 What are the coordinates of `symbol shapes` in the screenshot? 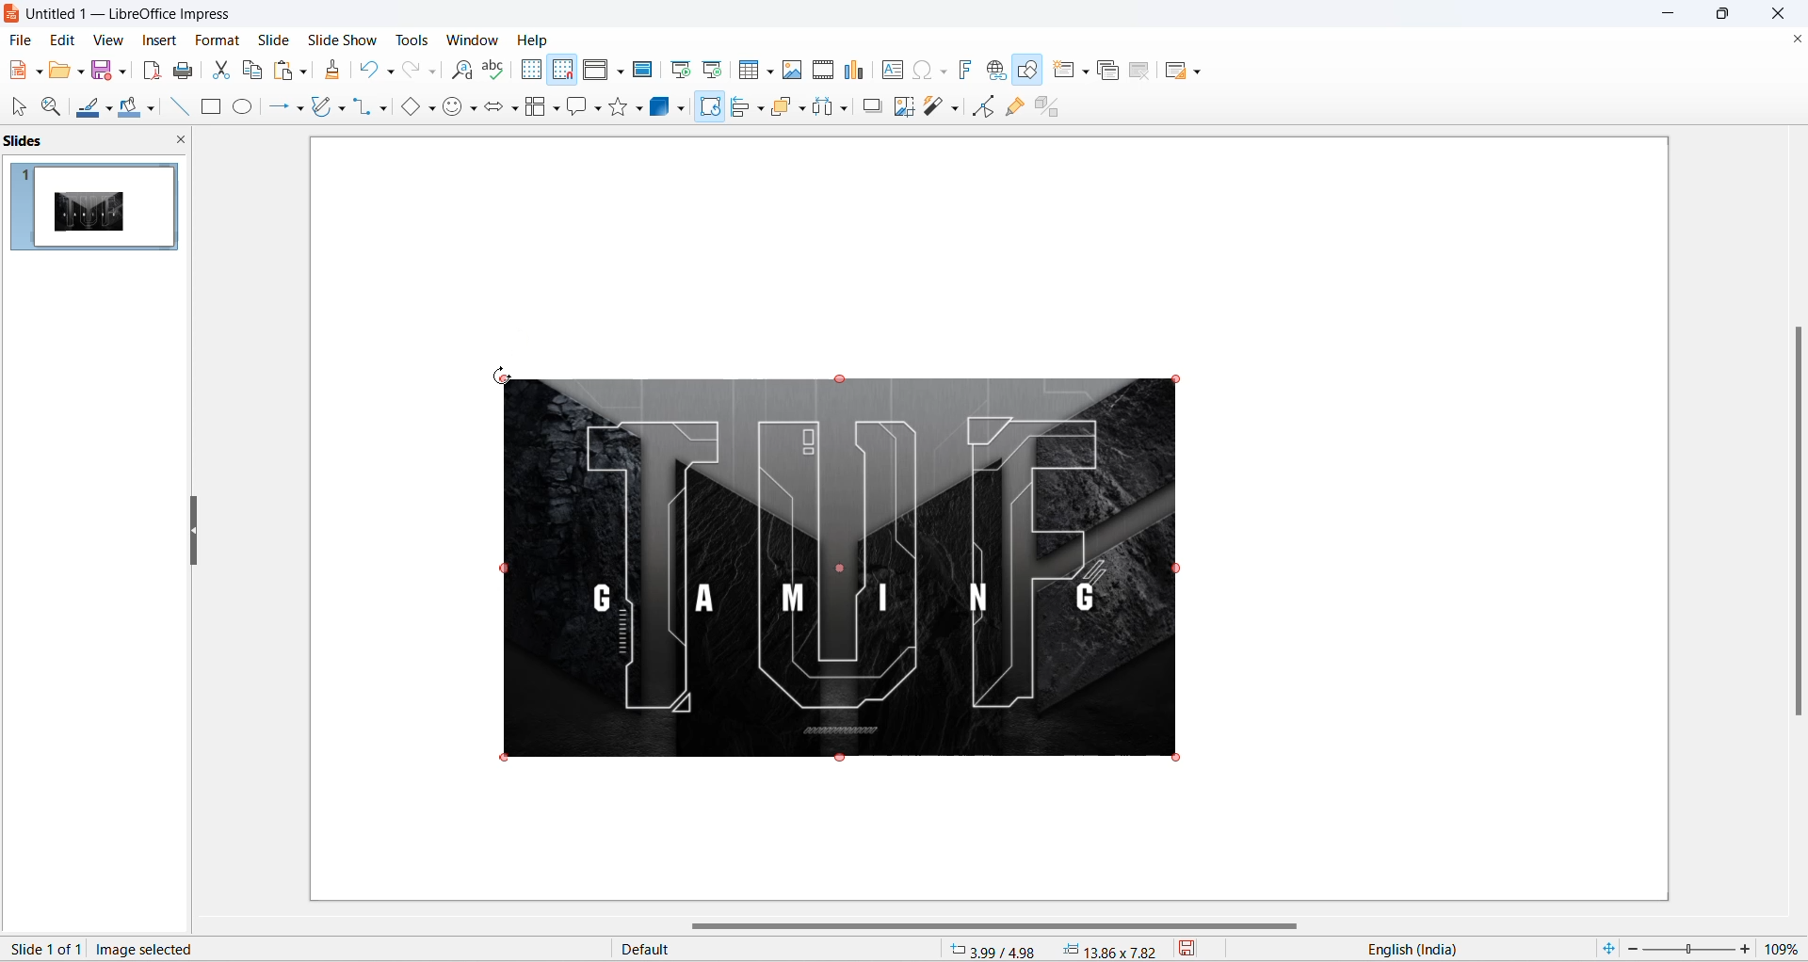 It's located at (454, 110).